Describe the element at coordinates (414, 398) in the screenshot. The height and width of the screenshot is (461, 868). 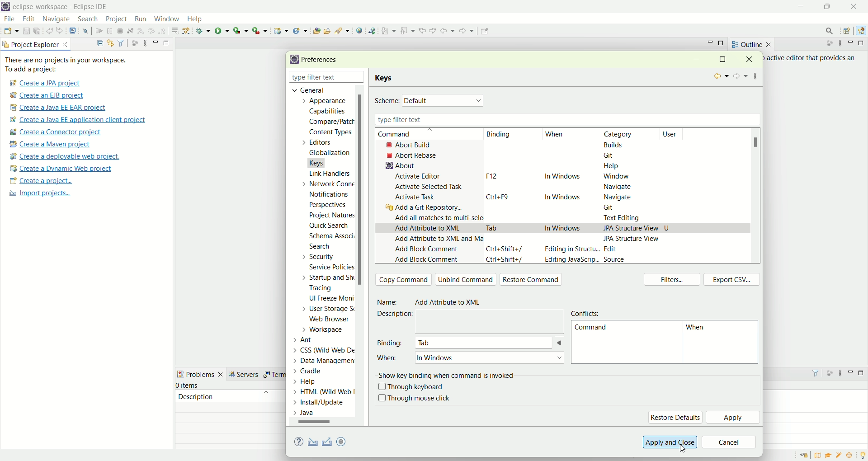
I see `through mouse click` at that location.